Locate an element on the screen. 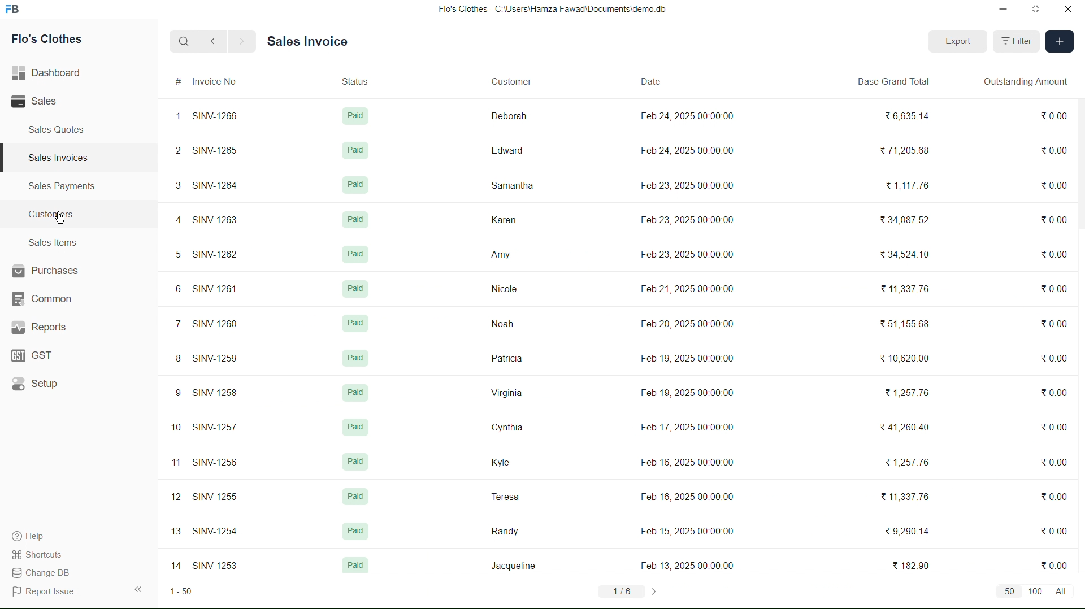  Feb 23, 2025 00:00:00 is located at coordinates (691, 217).